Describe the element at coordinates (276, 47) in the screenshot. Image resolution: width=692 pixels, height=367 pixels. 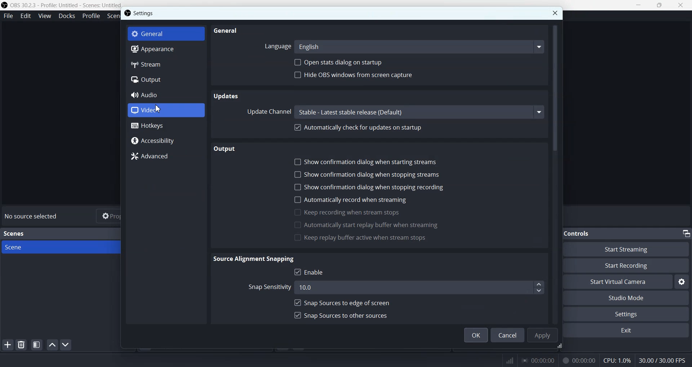
I see `Language` at that location.